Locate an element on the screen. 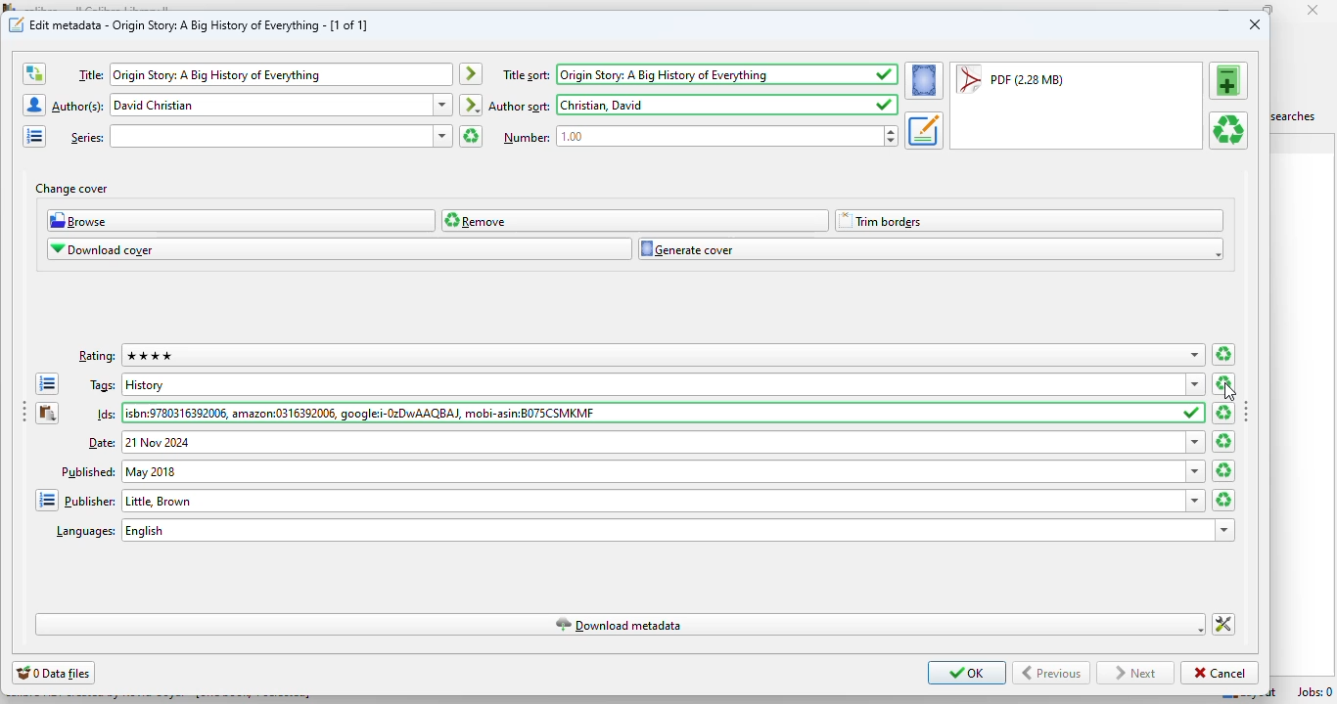 This screenshot has height=704, width=1337. generate cover is located at coordinates (931, 248).